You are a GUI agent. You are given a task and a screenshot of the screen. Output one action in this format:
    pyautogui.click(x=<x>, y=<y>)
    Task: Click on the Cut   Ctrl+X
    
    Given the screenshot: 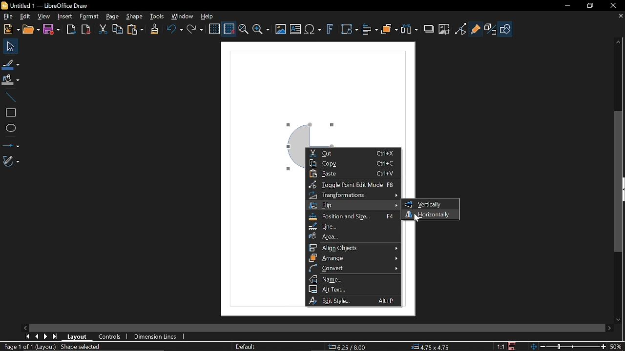 What is the action you would take?
    pyautogui.click(x=353, y=153)
    